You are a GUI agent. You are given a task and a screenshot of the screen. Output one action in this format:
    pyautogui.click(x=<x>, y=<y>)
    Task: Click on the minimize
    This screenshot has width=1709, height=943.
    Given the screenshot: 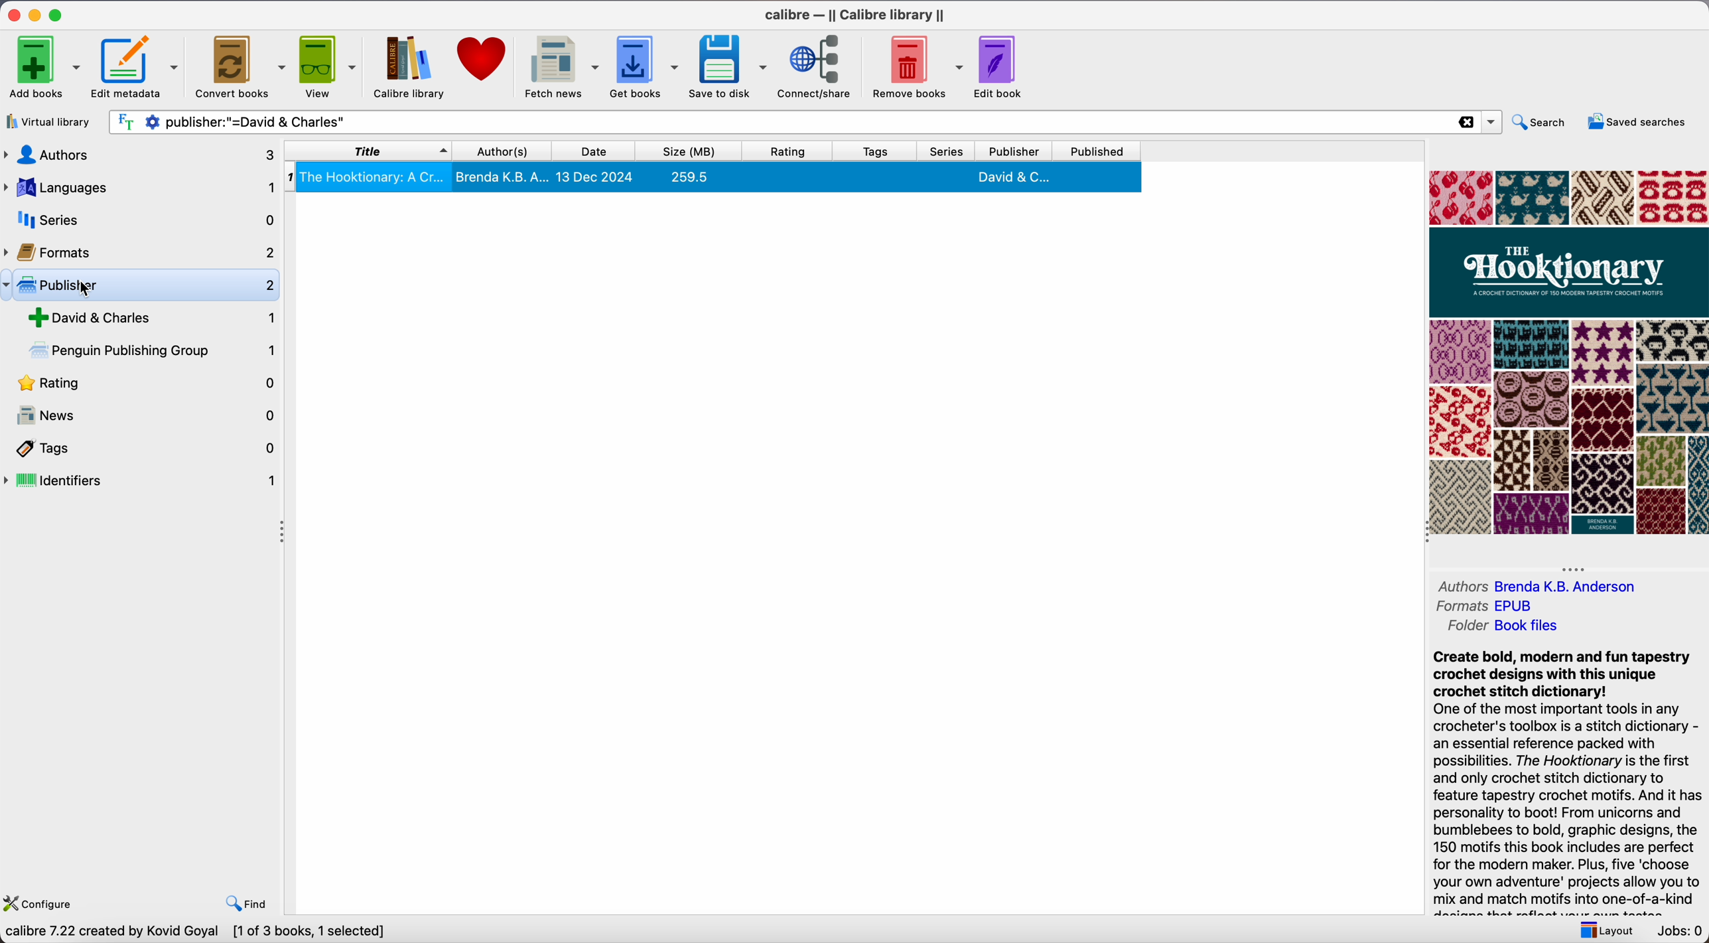 What is the action you would take?
    pyautogui.click(x=35, y=15)
    